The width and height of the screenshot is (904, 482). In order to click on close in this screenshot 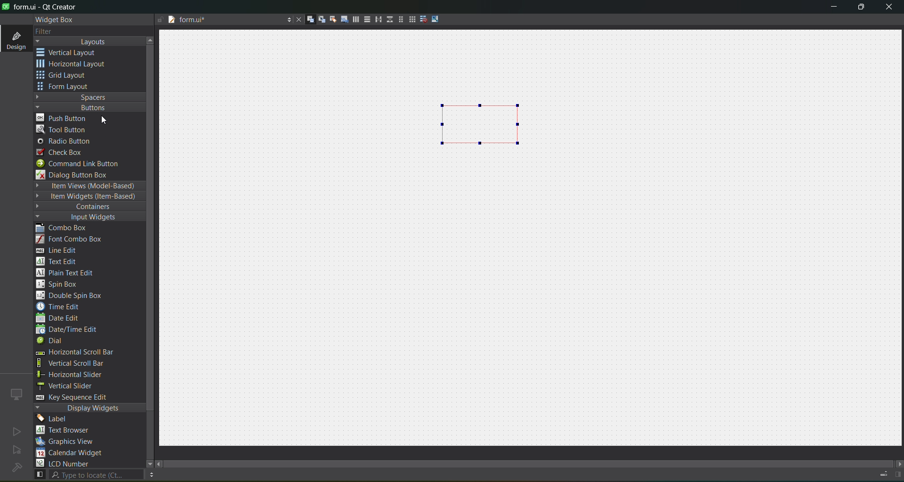, I will do `click(889, 8)`.